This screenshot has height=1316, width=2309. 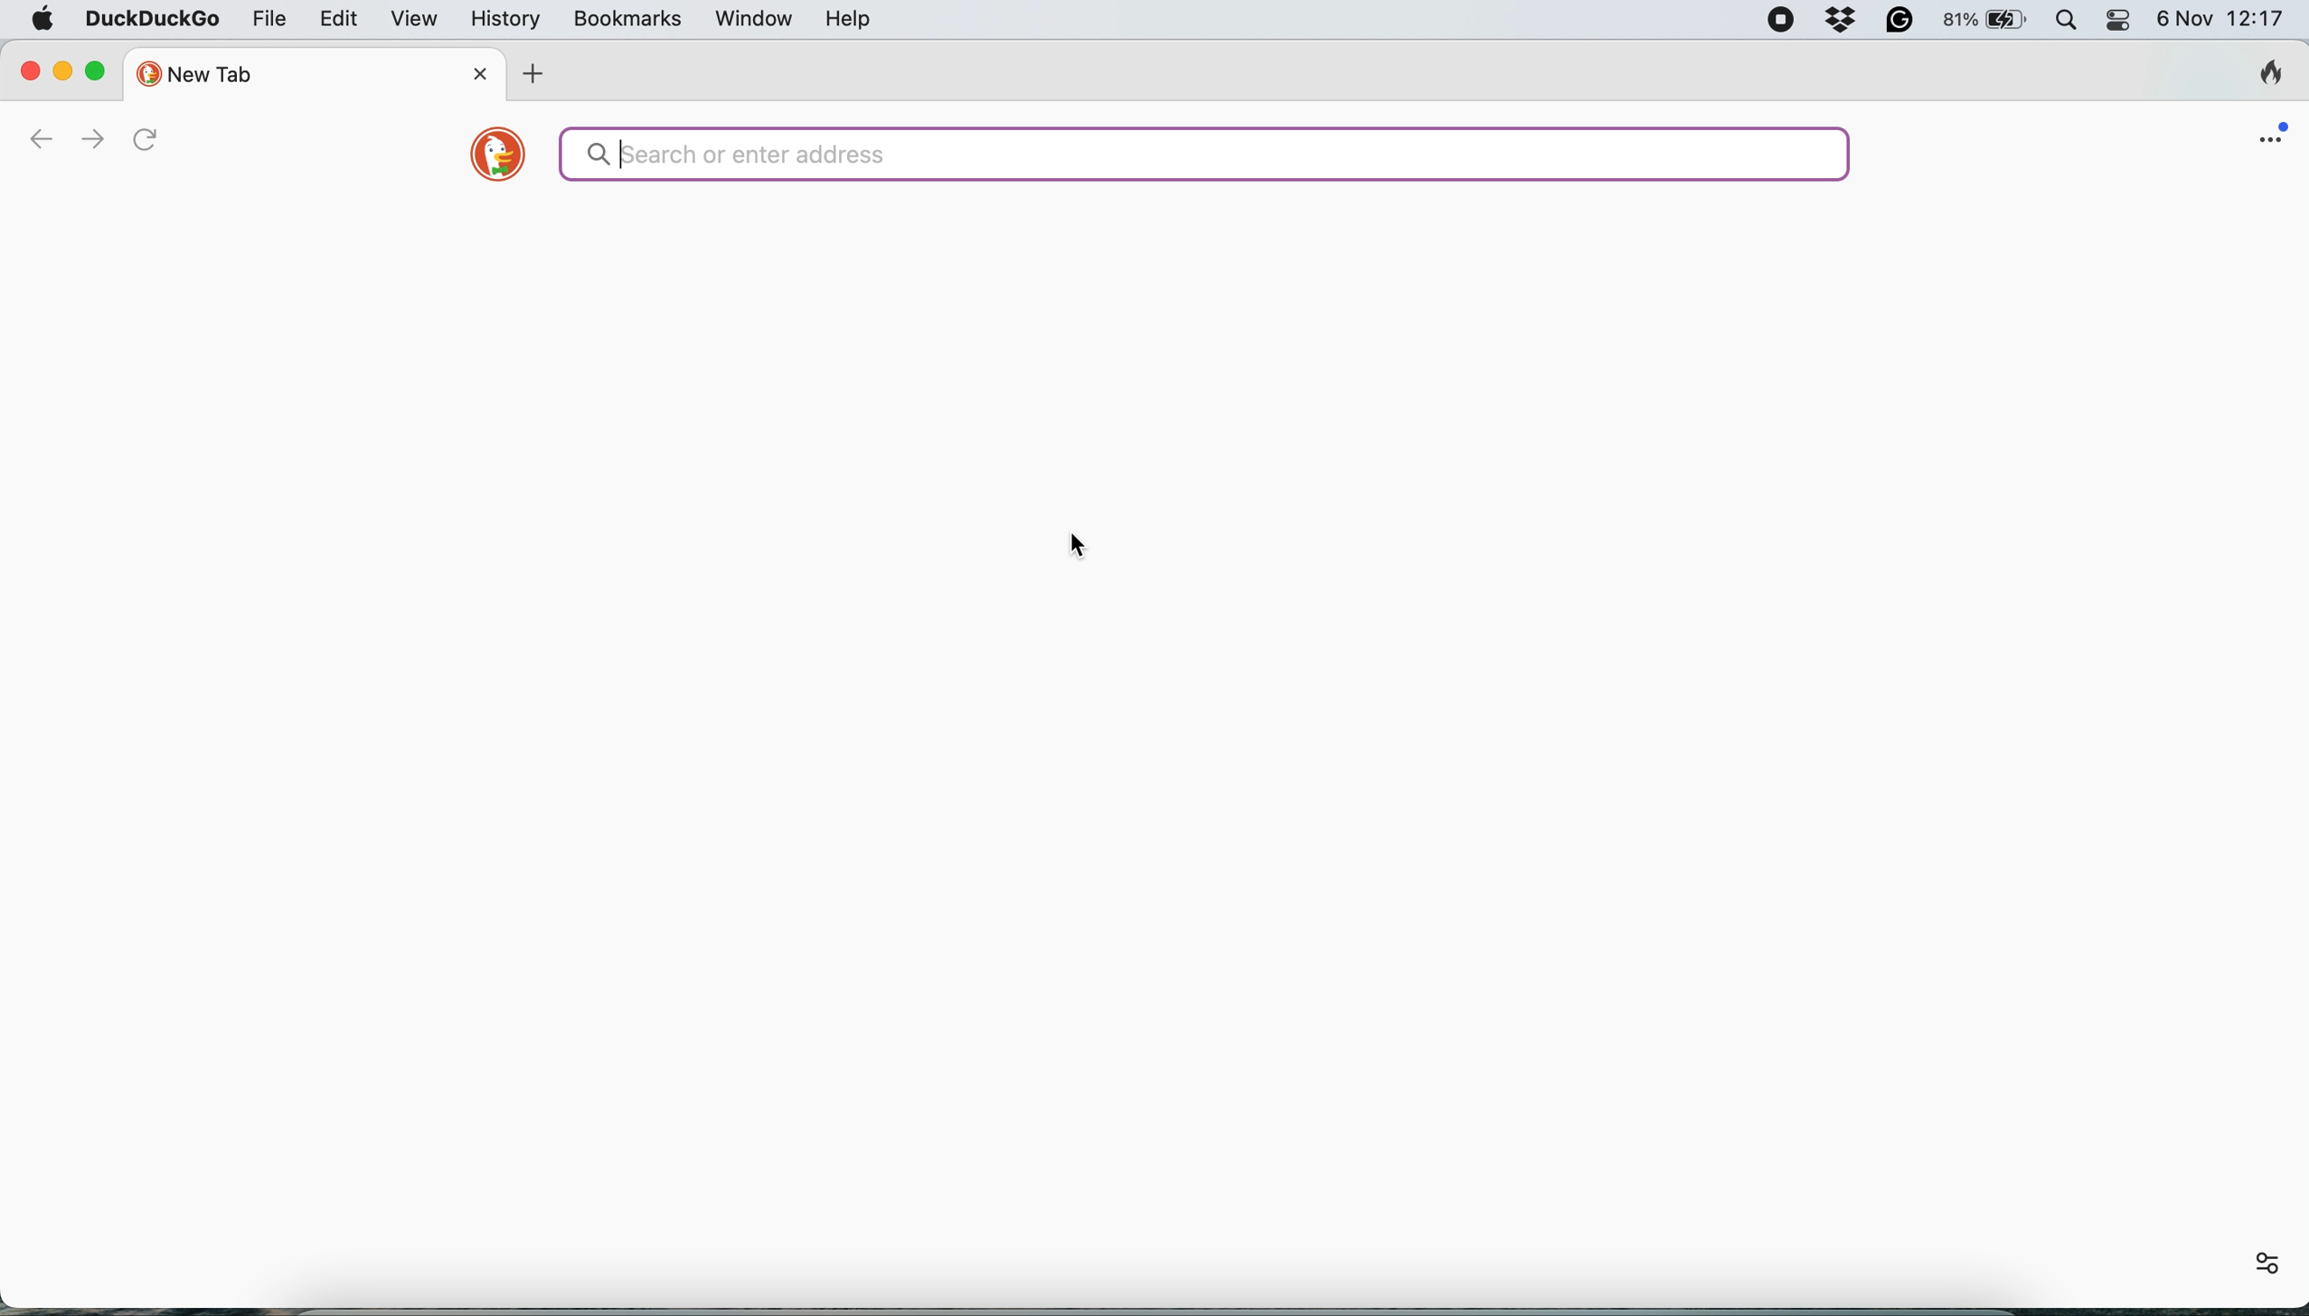 What do you see at coordinates (2257, 77) in the screenshot?
I see `clear browsing history` at bounding box center [2257, 77].